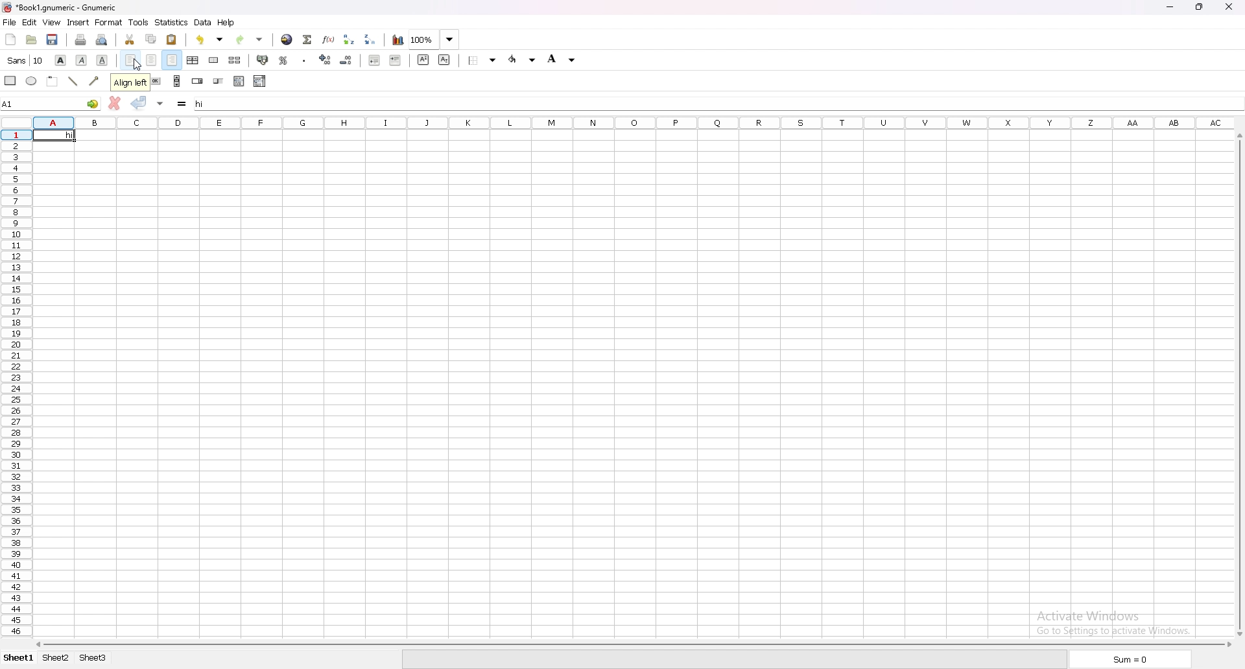 This screenshot has height=669, width=1245. What do you see at coordinates (326, 59) in the screenshot?
I see `decrease decimal` at bounding box center [326, 59].